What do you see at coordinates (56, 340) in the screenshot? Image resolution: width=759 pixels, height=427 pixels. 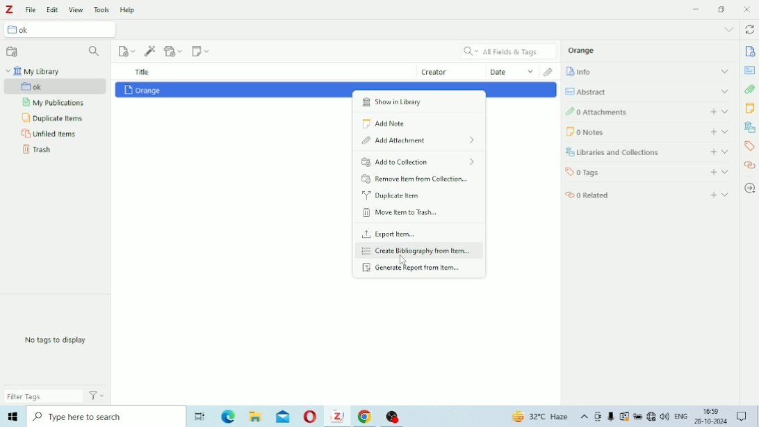 I see `No tags to display` at bounding box center [56, 340].